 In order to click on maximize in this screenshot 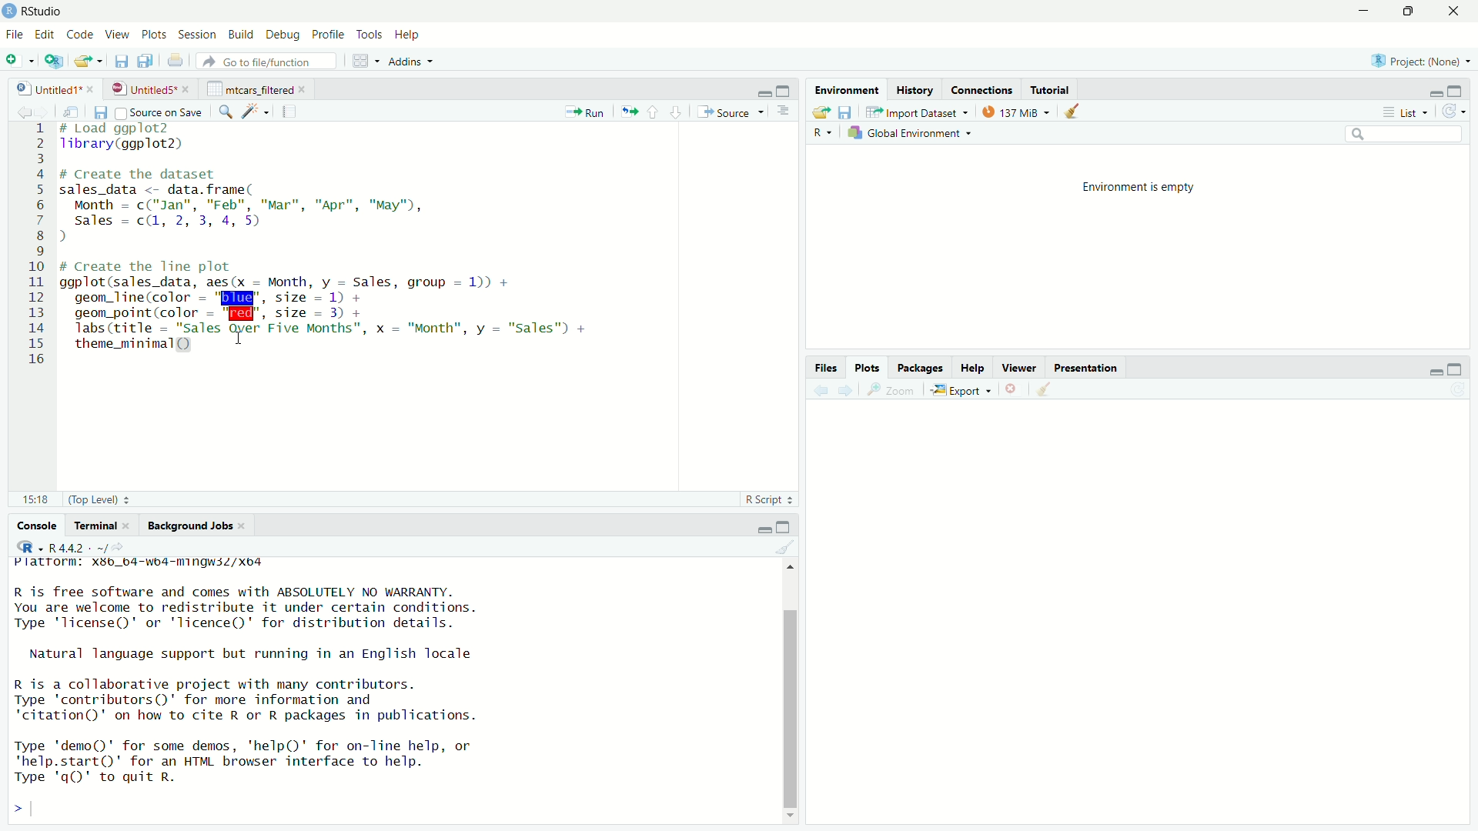, I will do `click(1459, 90)`.